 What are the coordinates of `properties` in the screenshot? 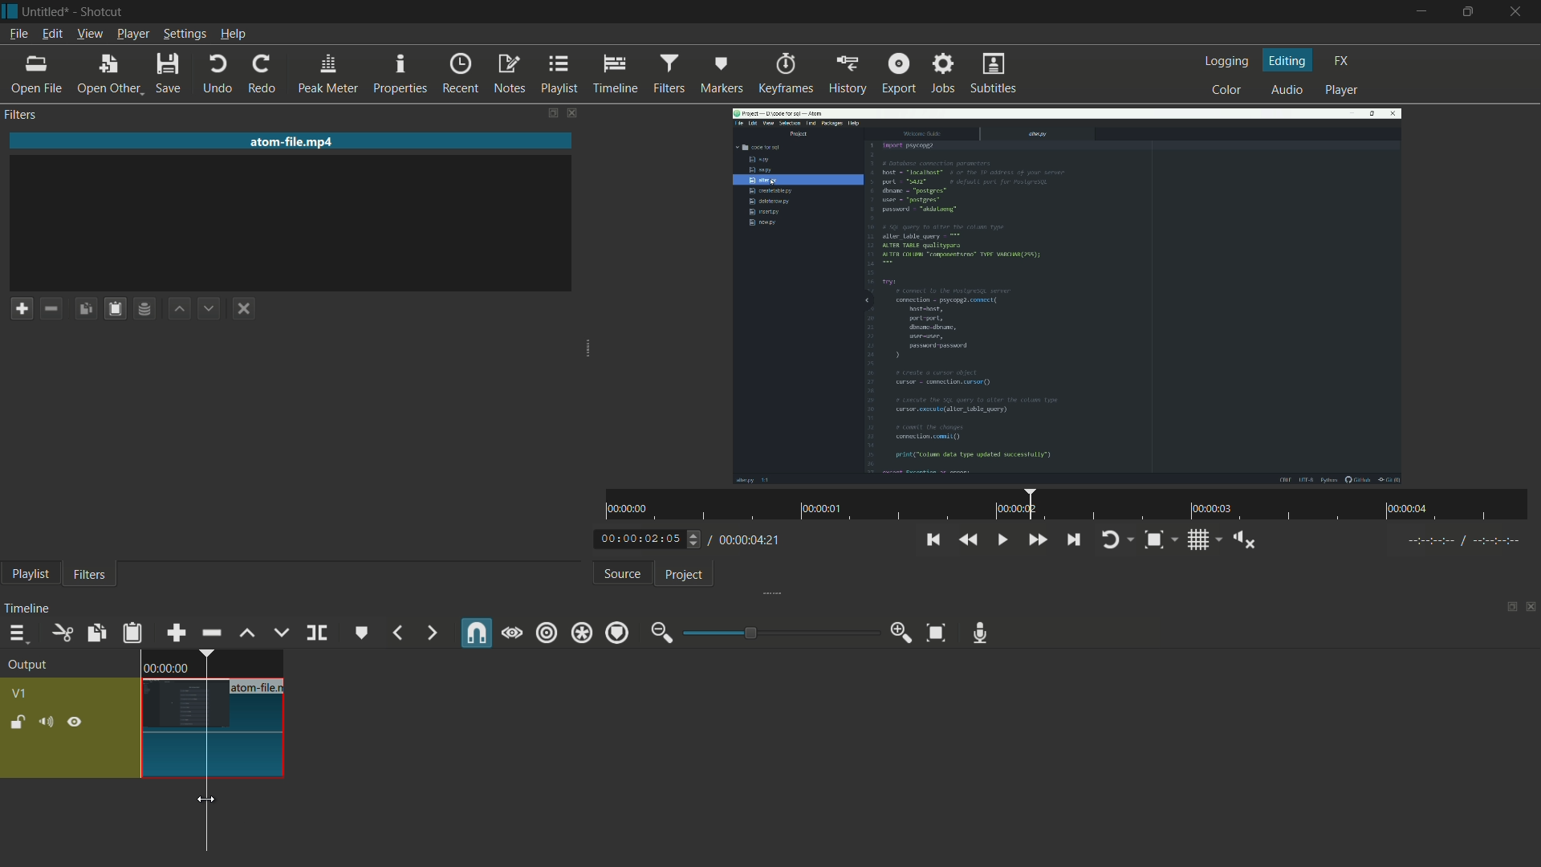 It's located at (400, 73).